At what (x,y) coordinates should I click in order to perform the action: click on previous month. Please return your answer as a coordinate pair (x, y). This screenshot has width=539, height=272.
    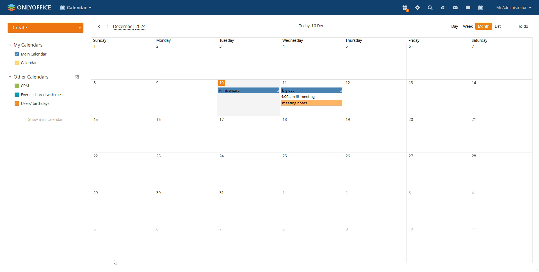
    Looking at the image, I should click on (99, 27).